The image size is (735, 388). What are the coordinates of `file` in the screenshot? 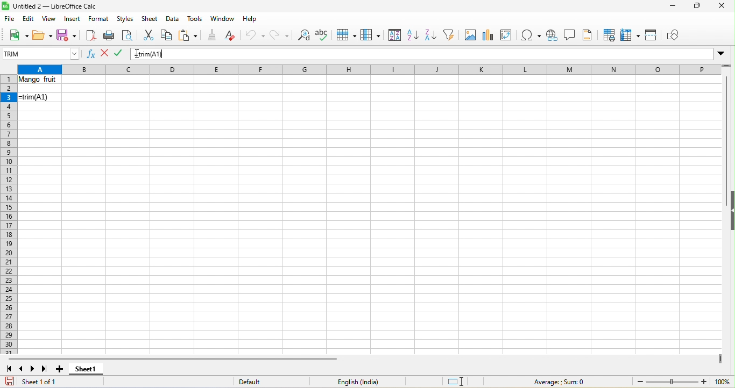 It's located at (10, 18).